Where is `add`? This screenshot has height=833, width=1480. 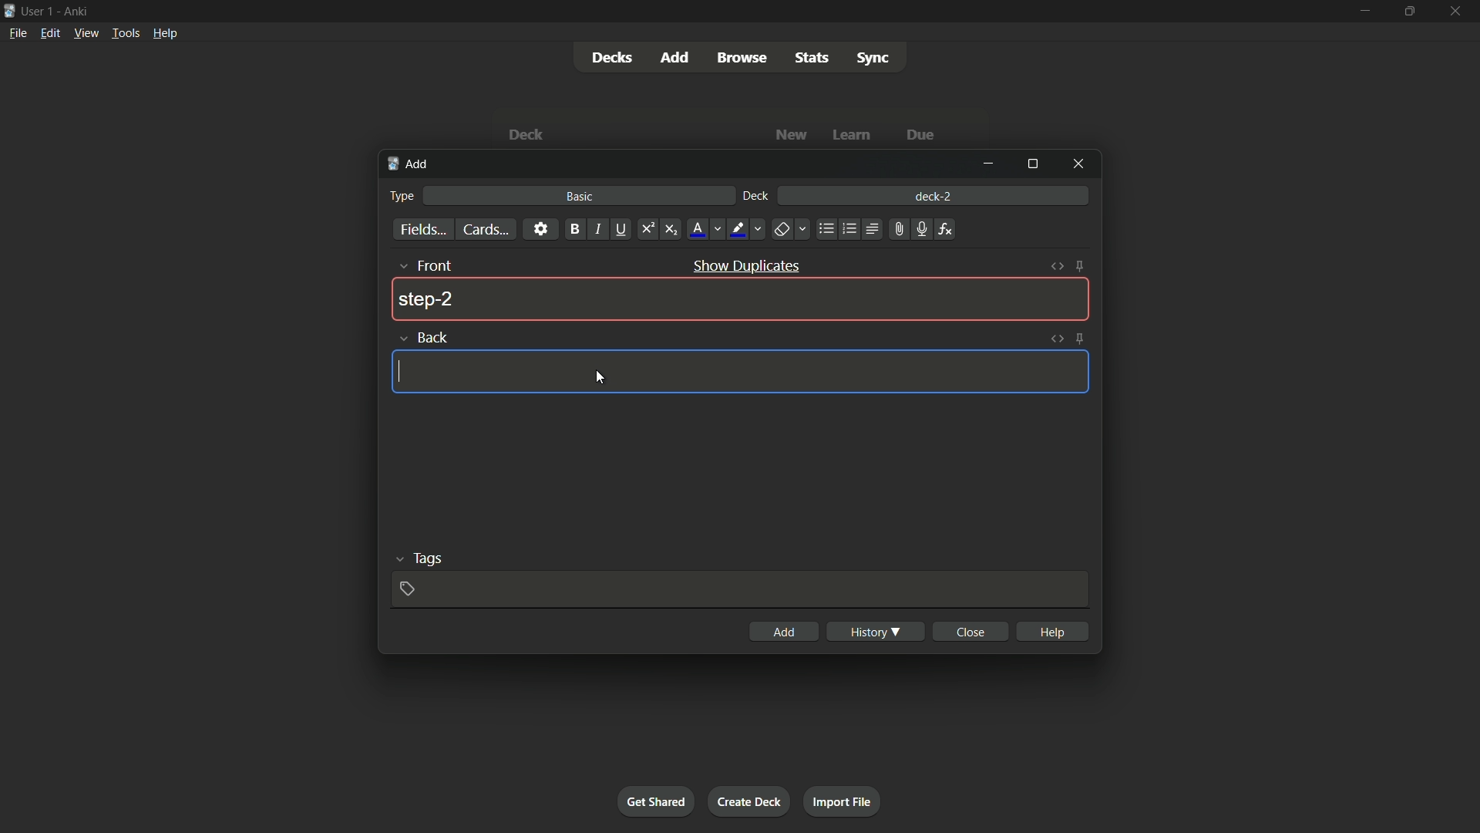 add is located at coordinates (409, 166).